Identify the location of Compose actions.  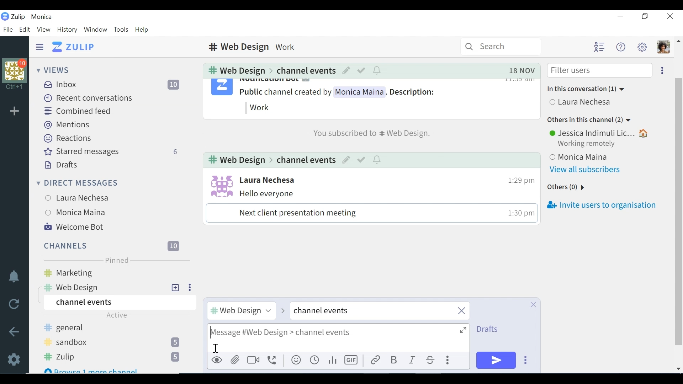
(449, 361).